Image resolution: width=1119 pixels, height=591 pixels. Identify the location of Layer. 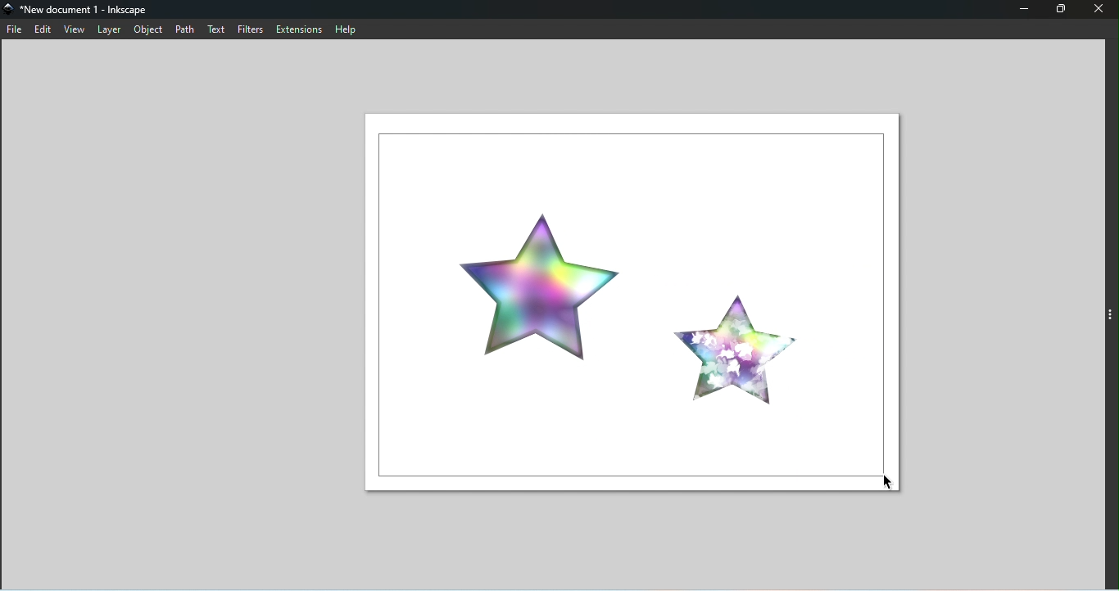
(111, 30).